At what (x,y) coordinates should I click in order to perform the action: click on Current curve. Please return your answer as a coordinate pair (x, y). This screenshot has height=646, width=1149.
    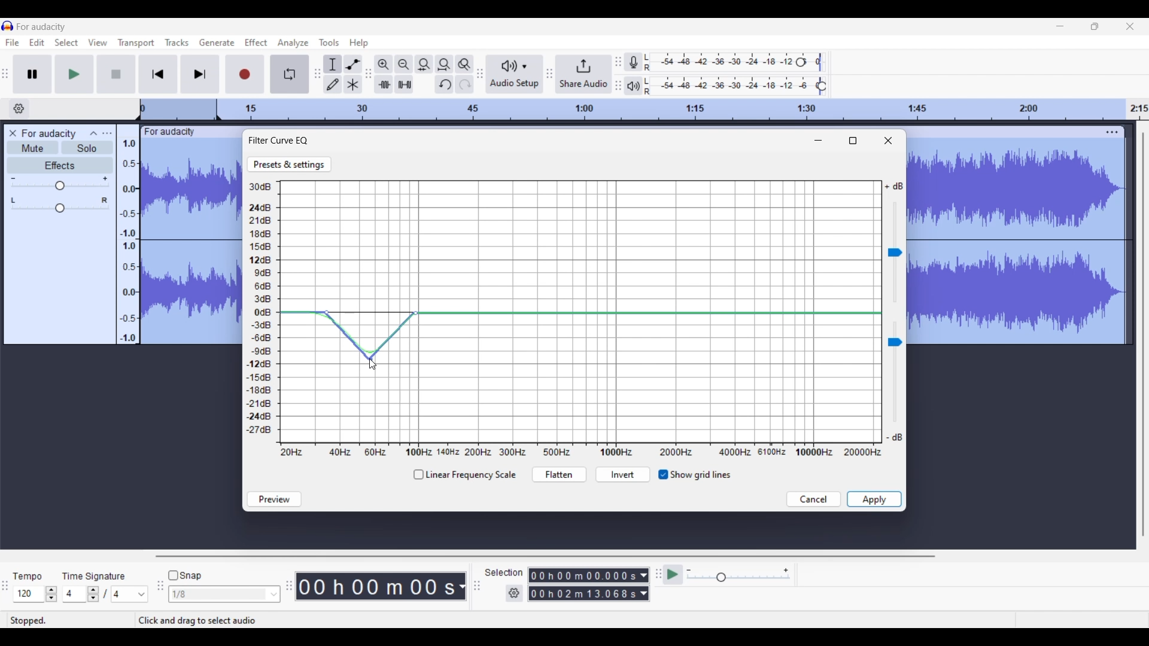
    Looking at the image, I should click on (580, 315).